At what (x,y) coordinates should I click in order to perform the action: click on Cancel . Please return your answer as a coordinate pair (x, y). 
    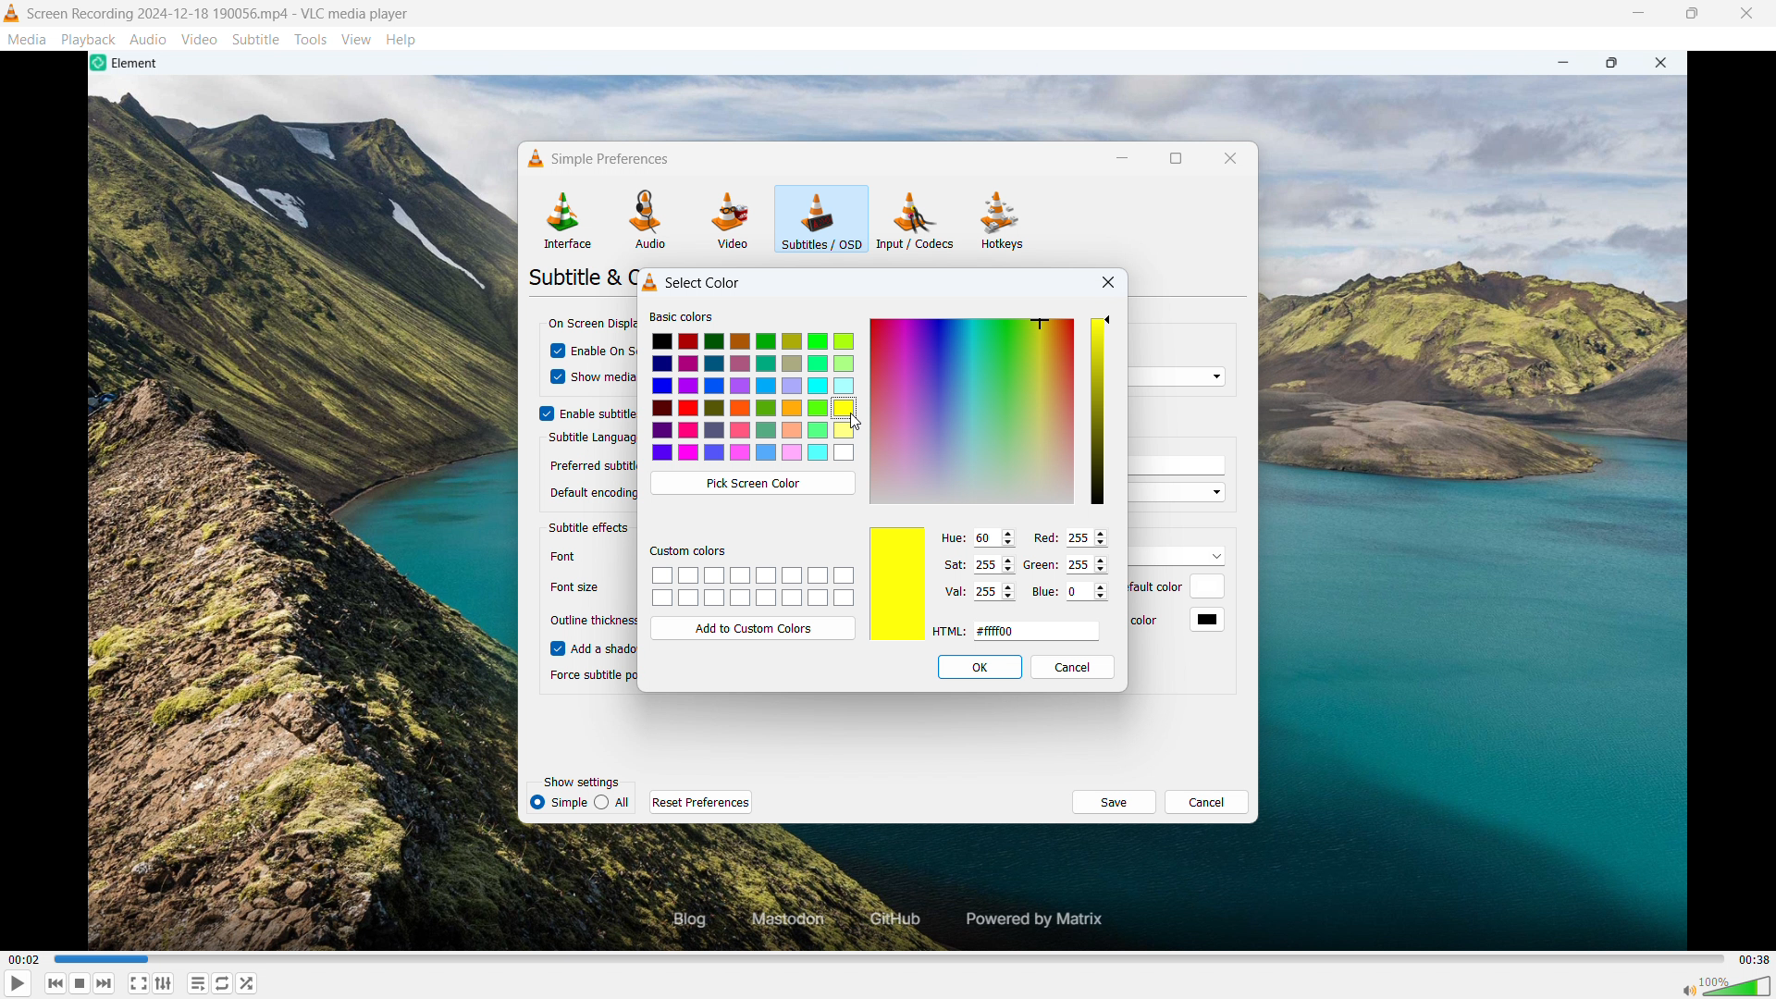
    Looking at the image, I should click on (1206, 802).